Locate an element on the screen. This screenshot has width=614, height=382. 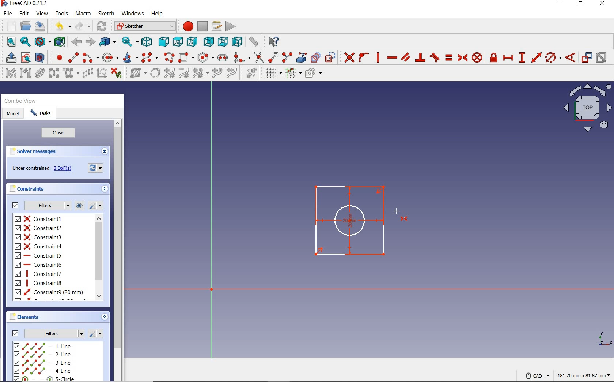
Cursor is located at coordinates (397, 211).